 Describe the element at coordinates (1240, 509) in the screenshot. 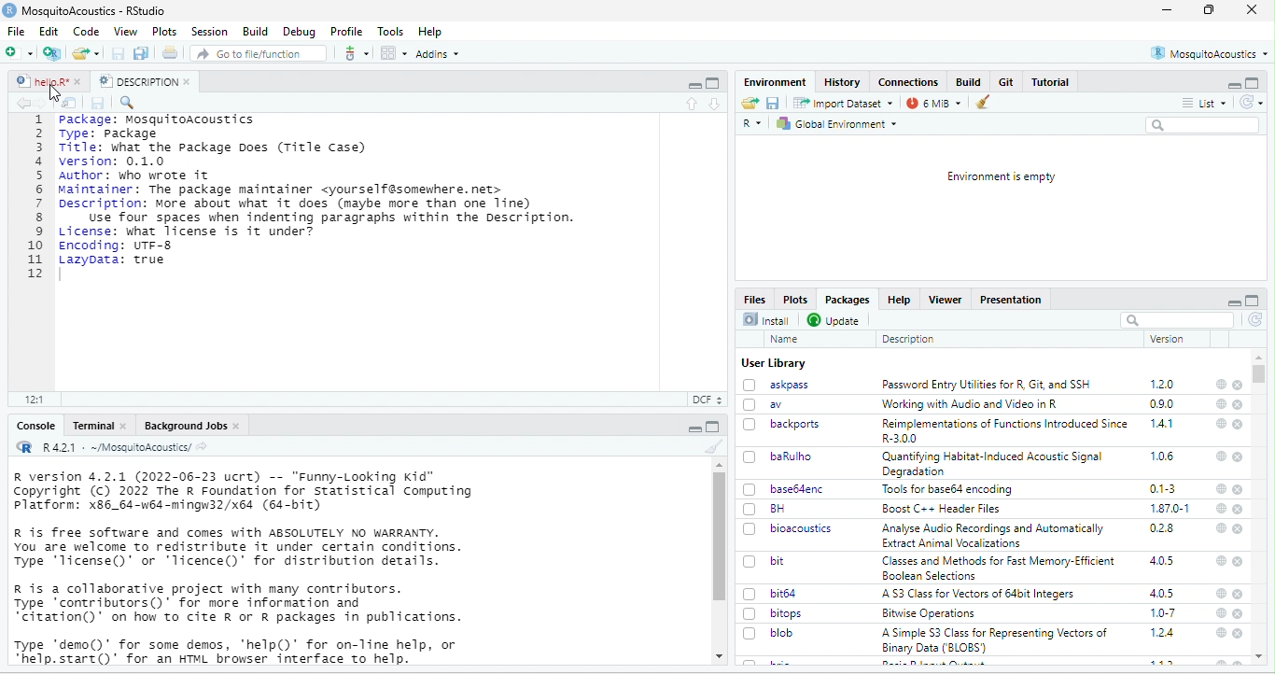

I see `close` at that location.